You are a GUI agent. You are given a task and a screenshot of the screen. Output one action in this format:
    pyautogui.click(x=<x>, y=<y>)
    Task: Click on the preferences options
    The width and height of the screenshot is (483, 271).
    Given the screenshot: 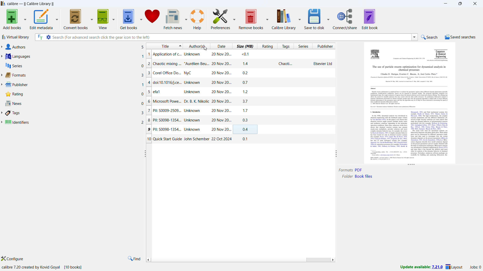 What is the action you would take?
    pyautogui.click(x=234, y=18)
    